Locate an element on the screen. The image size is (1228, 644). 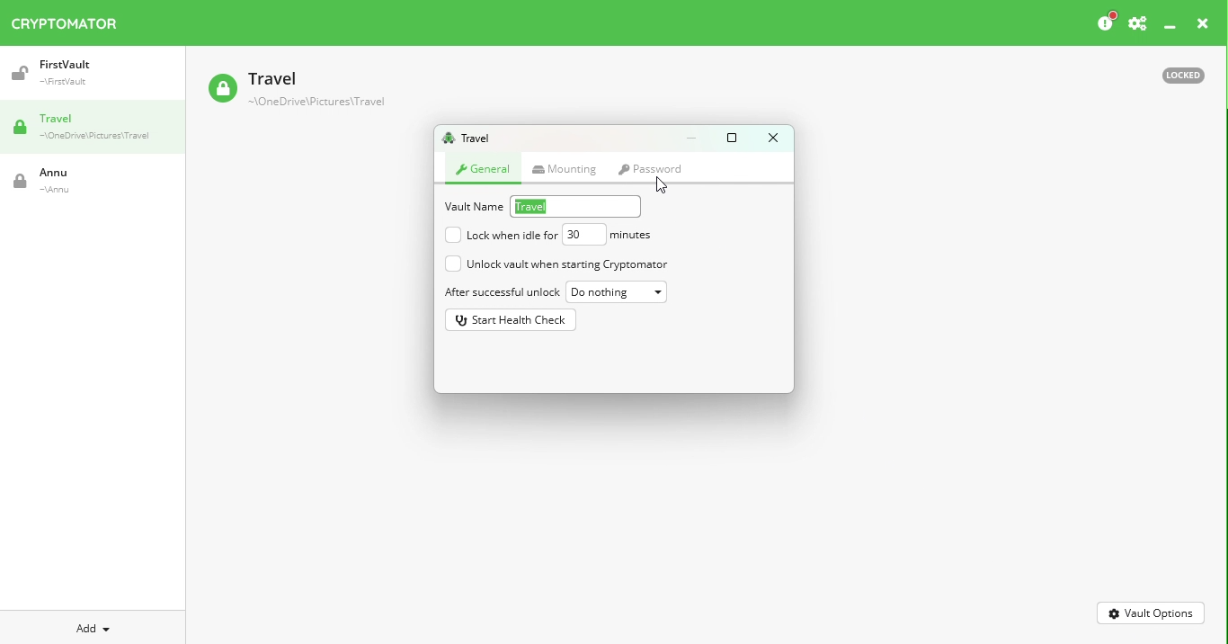
Vault is located at coordinates (296, 91).